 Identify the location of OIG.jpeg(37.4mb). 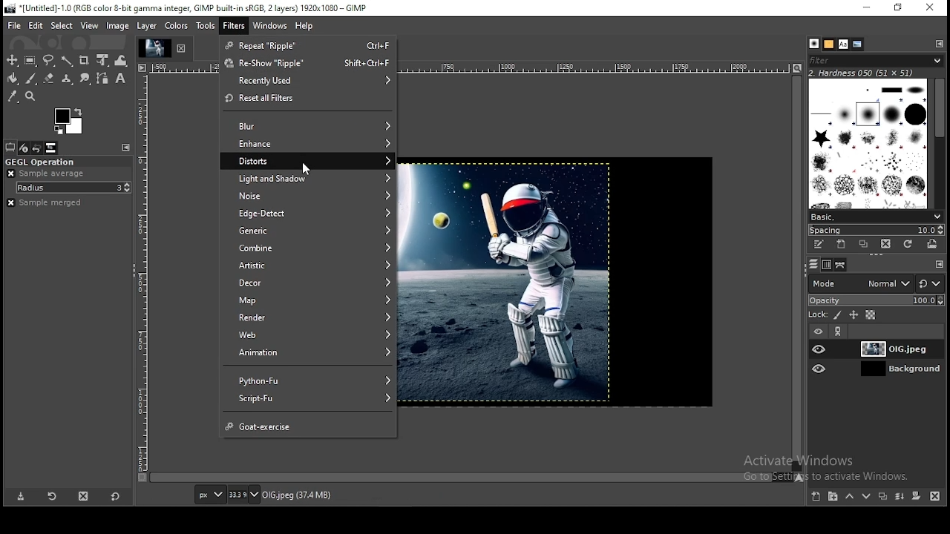
(296, 498).